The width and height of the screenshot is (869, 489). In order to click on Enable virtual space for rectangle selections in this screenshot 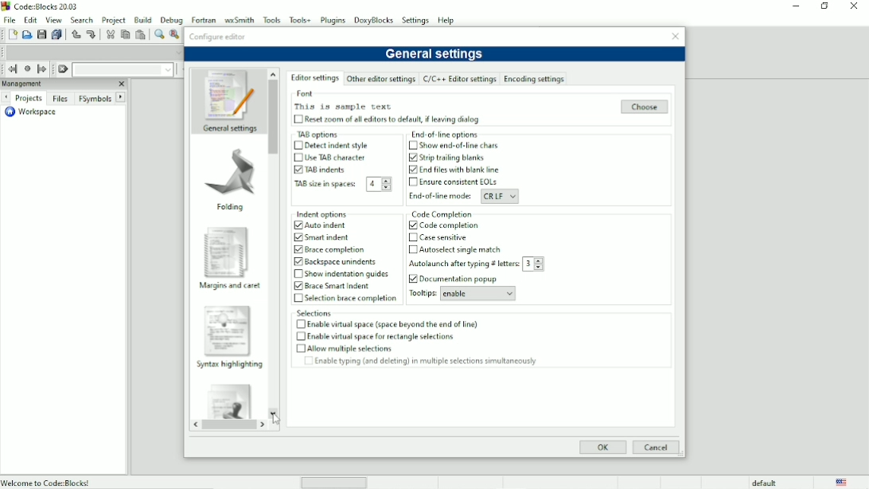, I will do `click(385, 335)`.